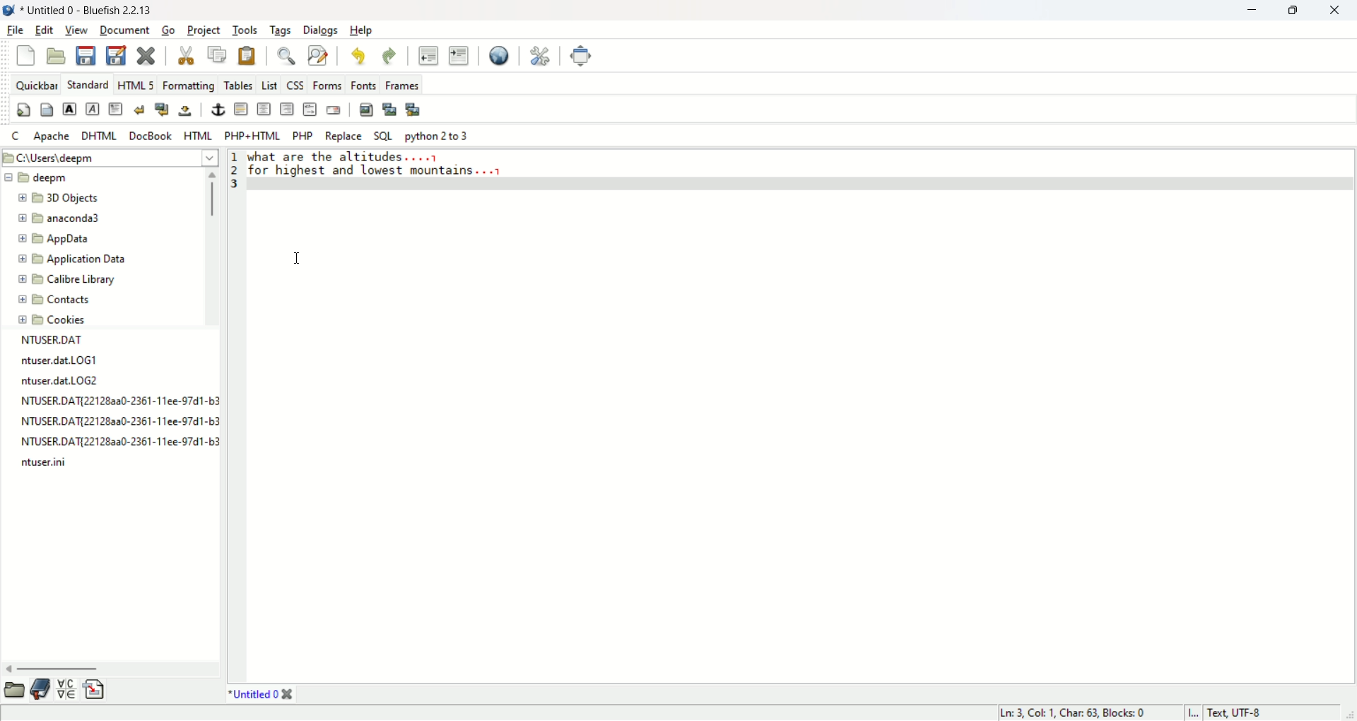  Describe the element at coordinates (191, 85) in the screenshot. I see `formatting` at that location.